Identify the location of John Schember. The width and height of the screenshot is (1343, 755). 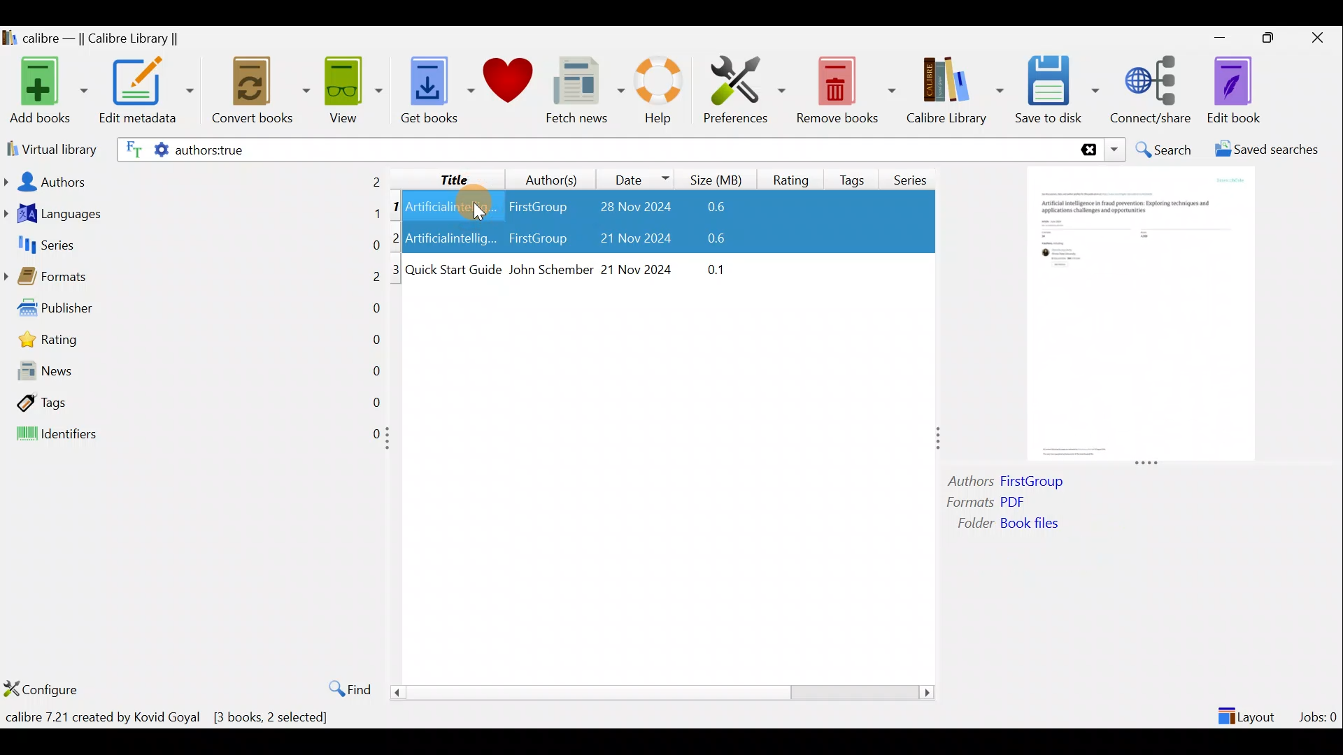
(550, 271).